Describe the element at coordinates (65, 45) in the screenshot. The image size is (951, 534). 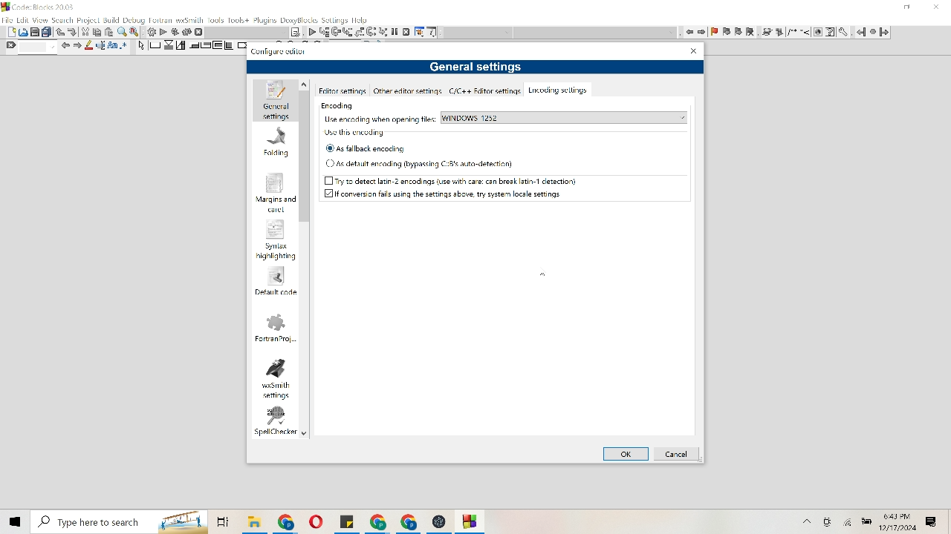
I see `Move left` at that location.